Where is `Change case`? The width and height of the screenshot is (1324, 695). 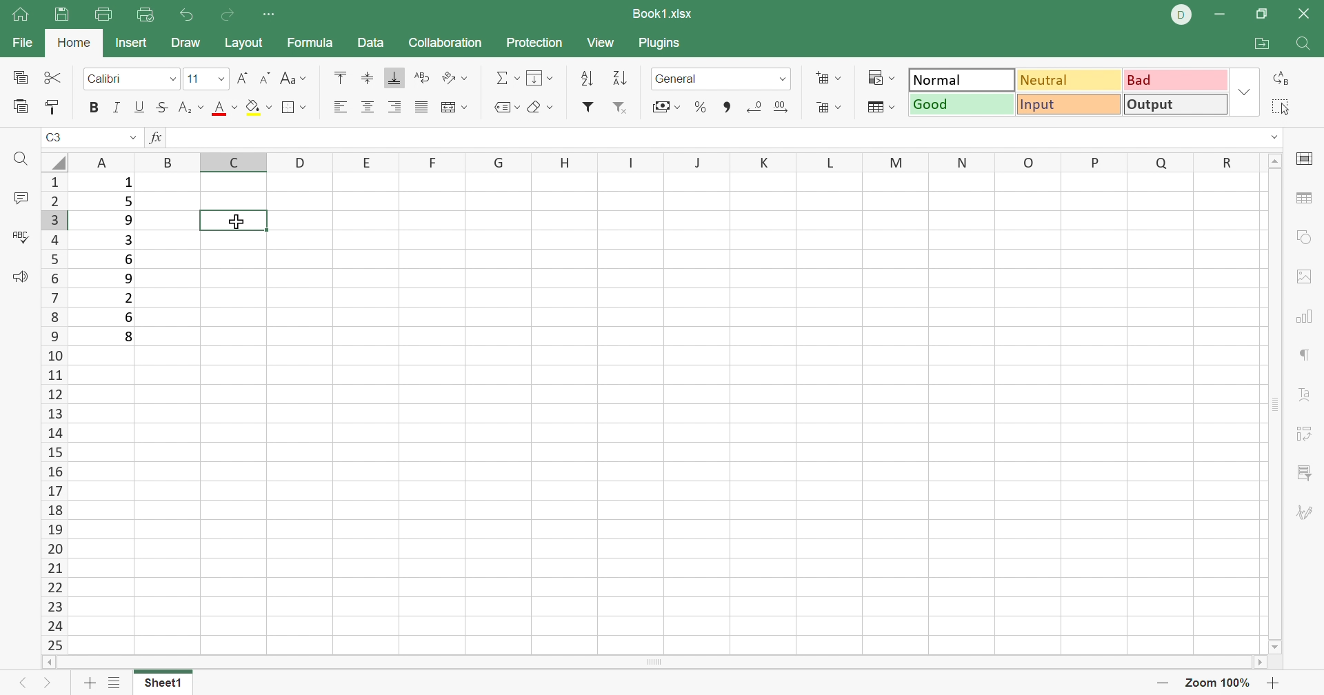 Change case is located at coordinates (294, 77).